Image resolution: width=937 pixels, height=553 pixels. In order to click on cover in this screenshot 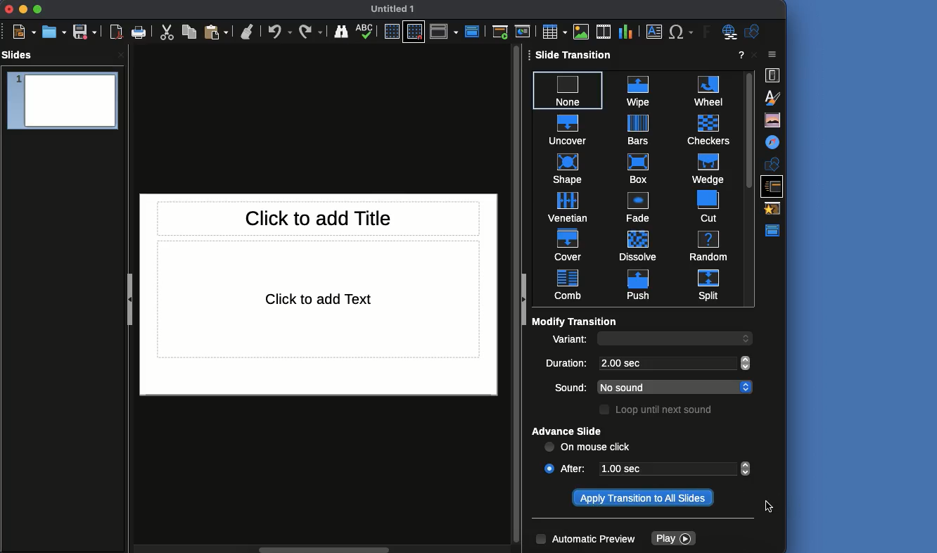, I will do `click(569, 243)`.